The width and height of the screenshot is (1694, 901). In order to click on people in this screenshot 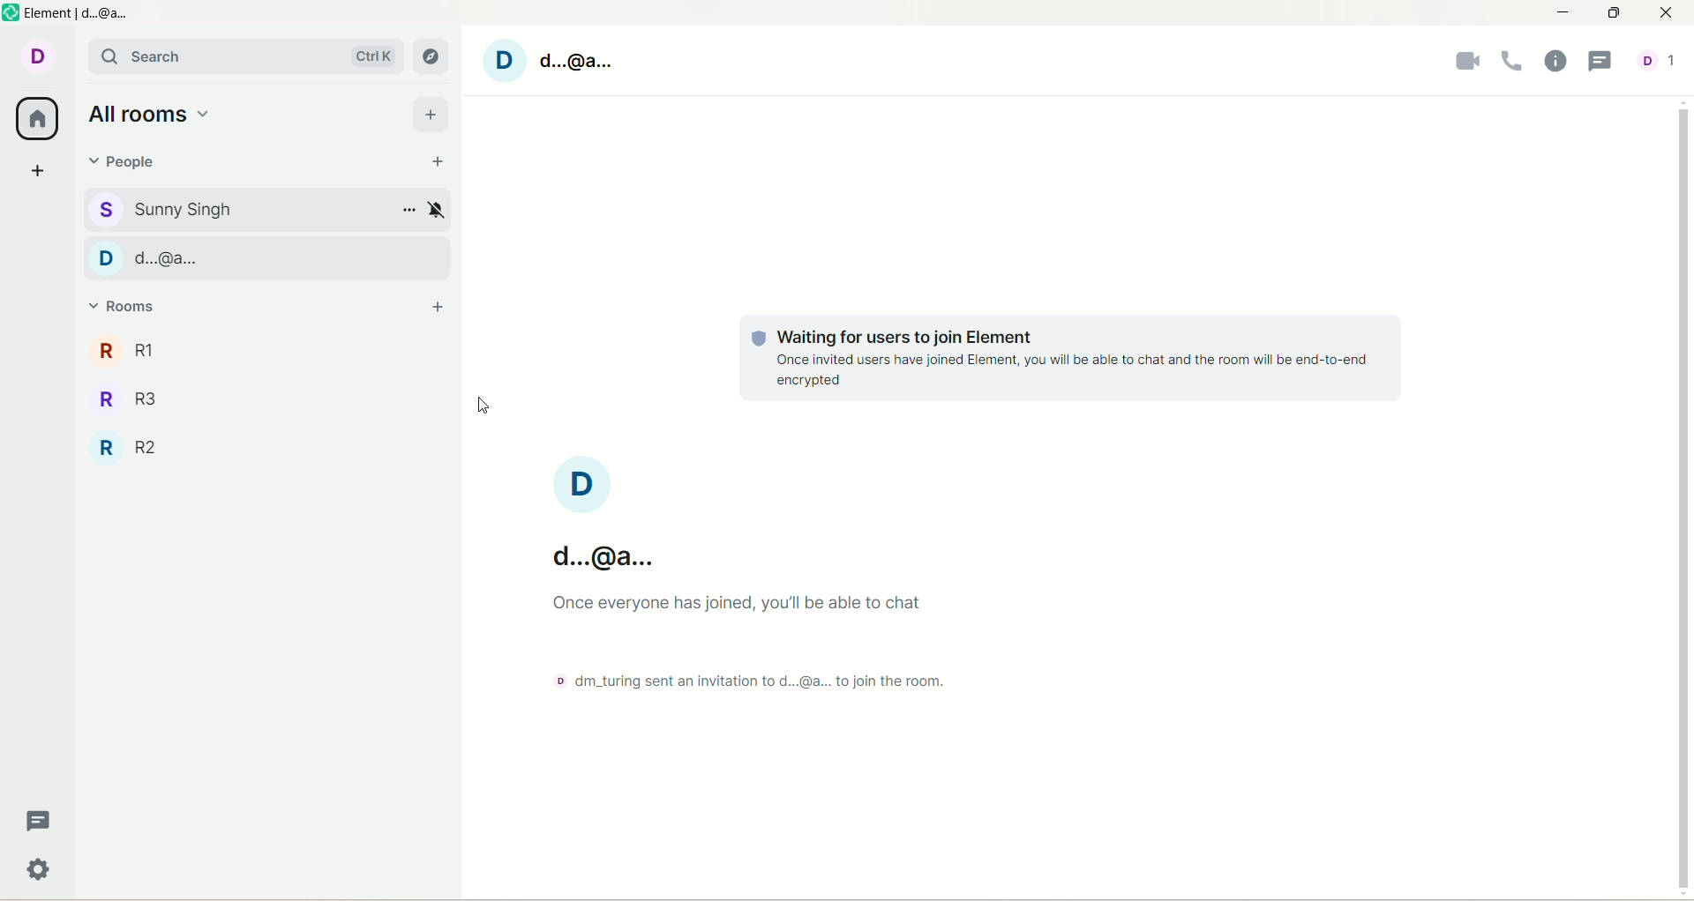, I will do `click(128, 160)`.